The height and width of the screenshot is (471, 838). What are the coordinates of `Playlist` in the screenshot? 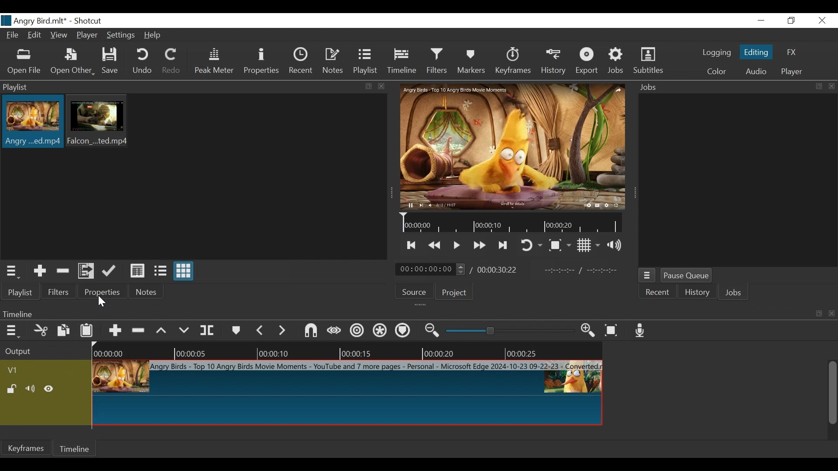 It's located at (367, 62).